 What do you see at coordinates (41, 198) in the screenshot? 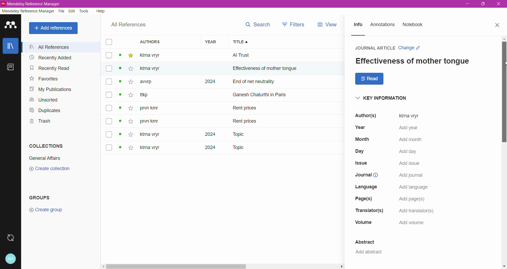
I see `Groups` at bounding box center [41, 198].